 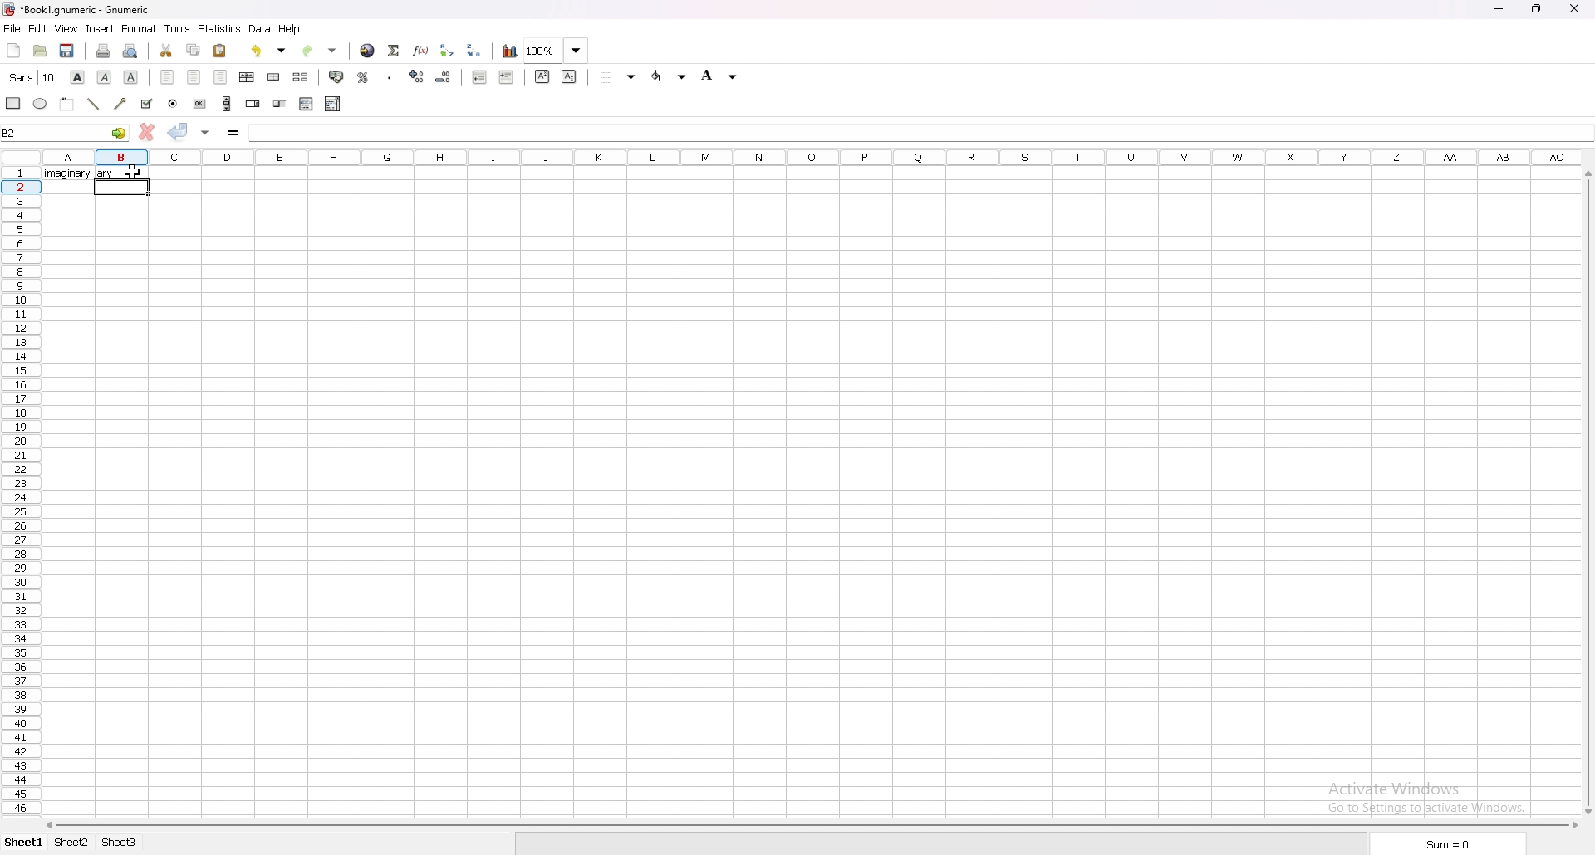 I want to click on line, so click(x=93, y=104).